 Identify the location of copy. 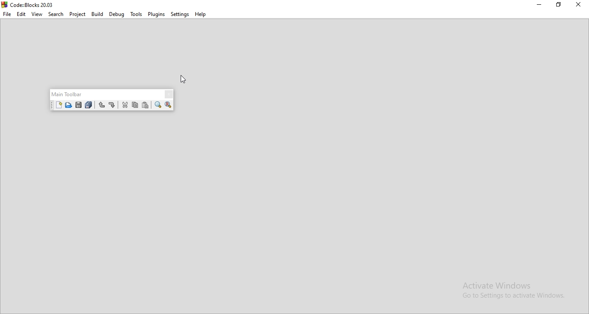
(135, 106).